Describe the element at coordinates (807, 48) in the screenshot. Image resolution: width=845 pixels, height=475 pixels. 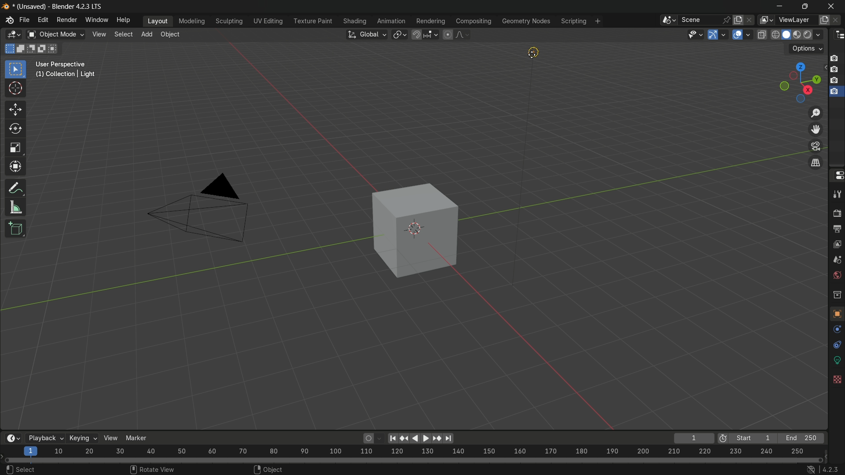
I see `options` at that location.